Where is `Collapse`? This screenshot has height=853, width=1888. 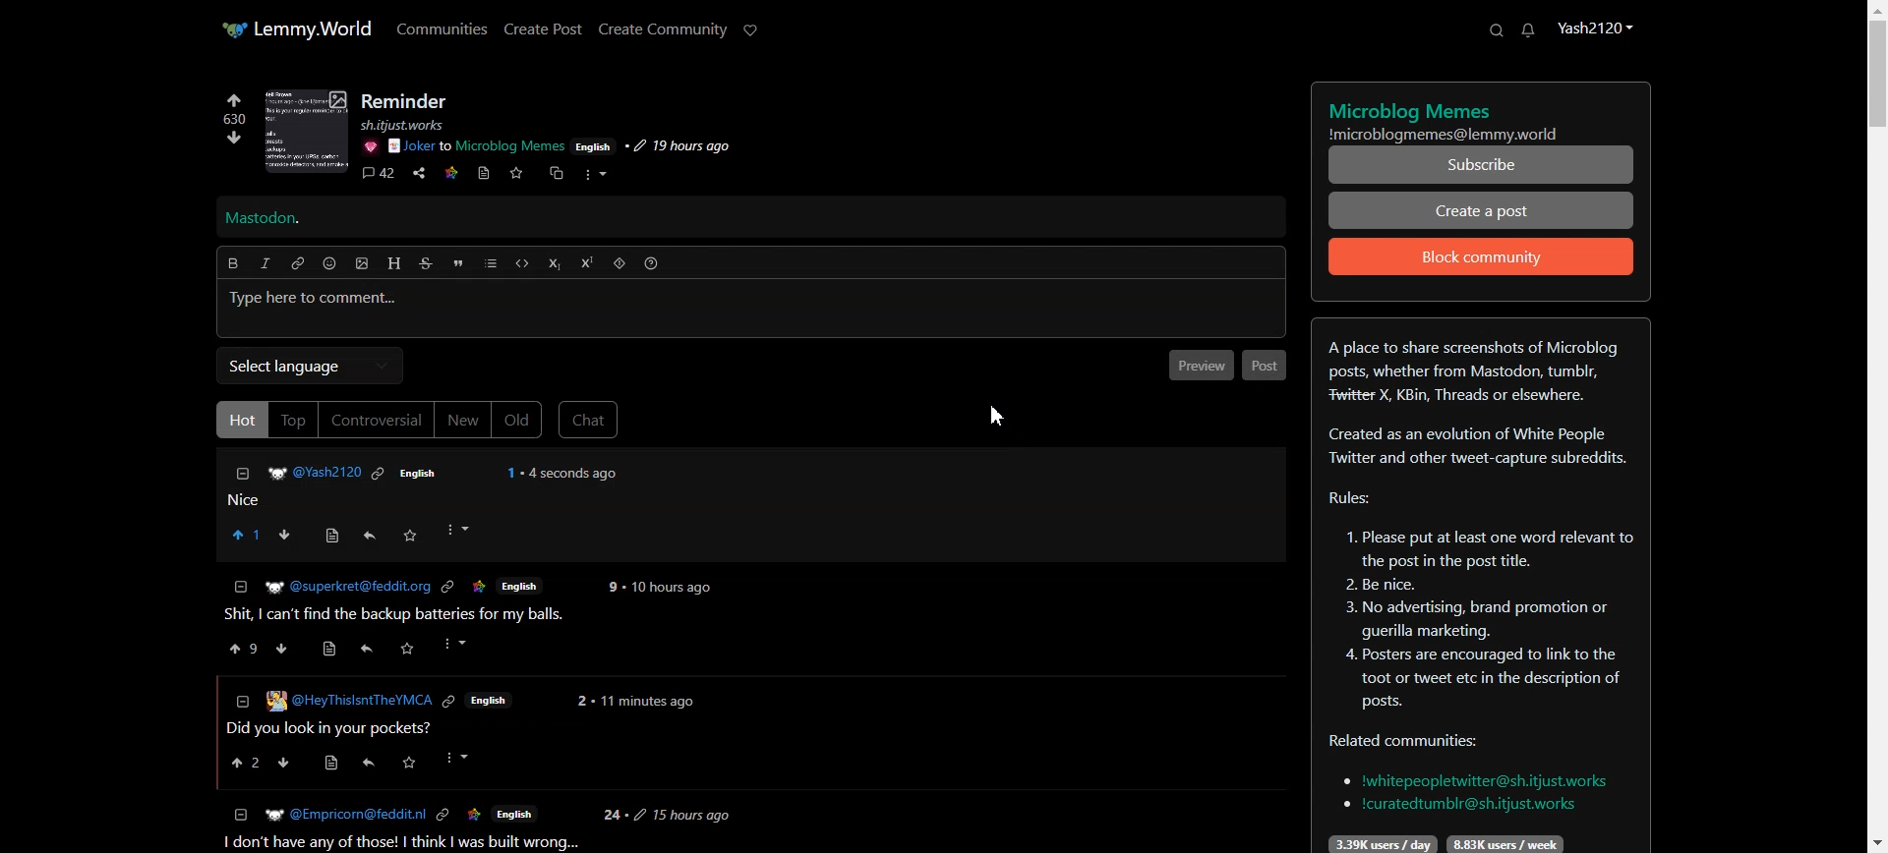 Collapse is located at coordinates (241, 474).